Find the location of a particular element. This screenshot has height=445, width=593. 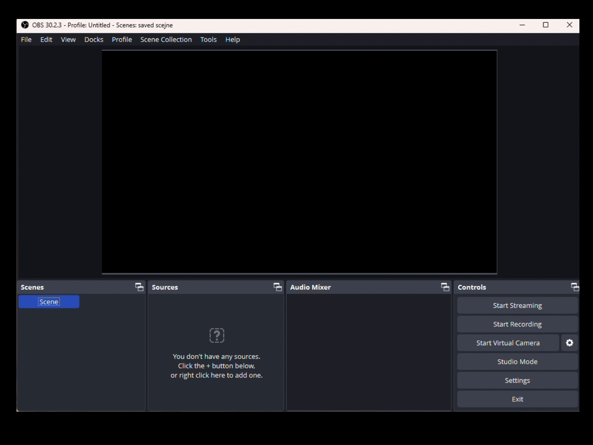

SceneCollection is located at coordinates (168, 41).